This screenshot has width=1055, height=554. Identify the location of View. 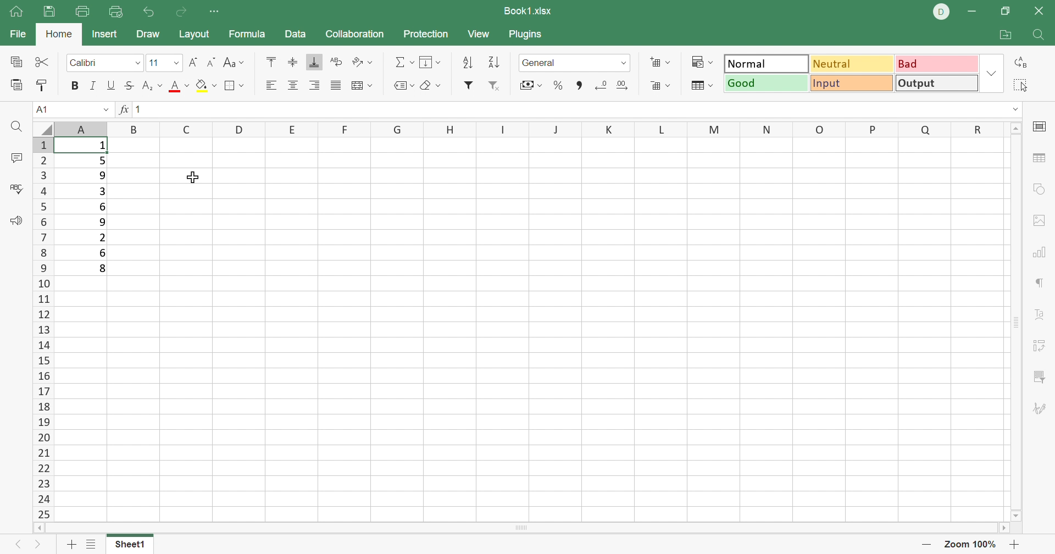
(480, 36).